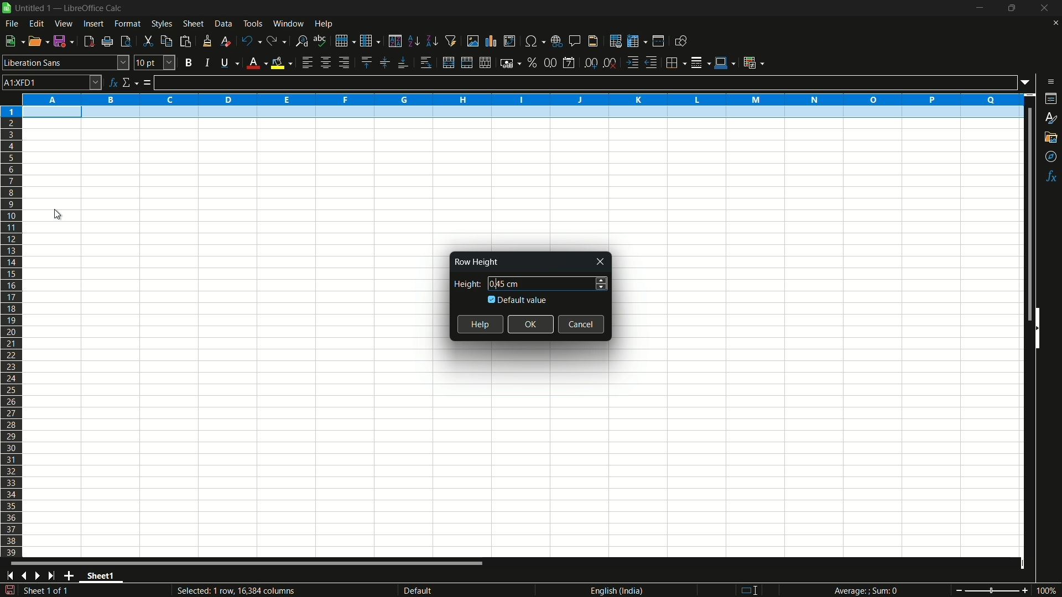 The height and width of the screenshot is (597, 1062). What do you see at coordinates (475, 262) in the screenshot?
I see `Row Height` at bounding box center [475, 262].